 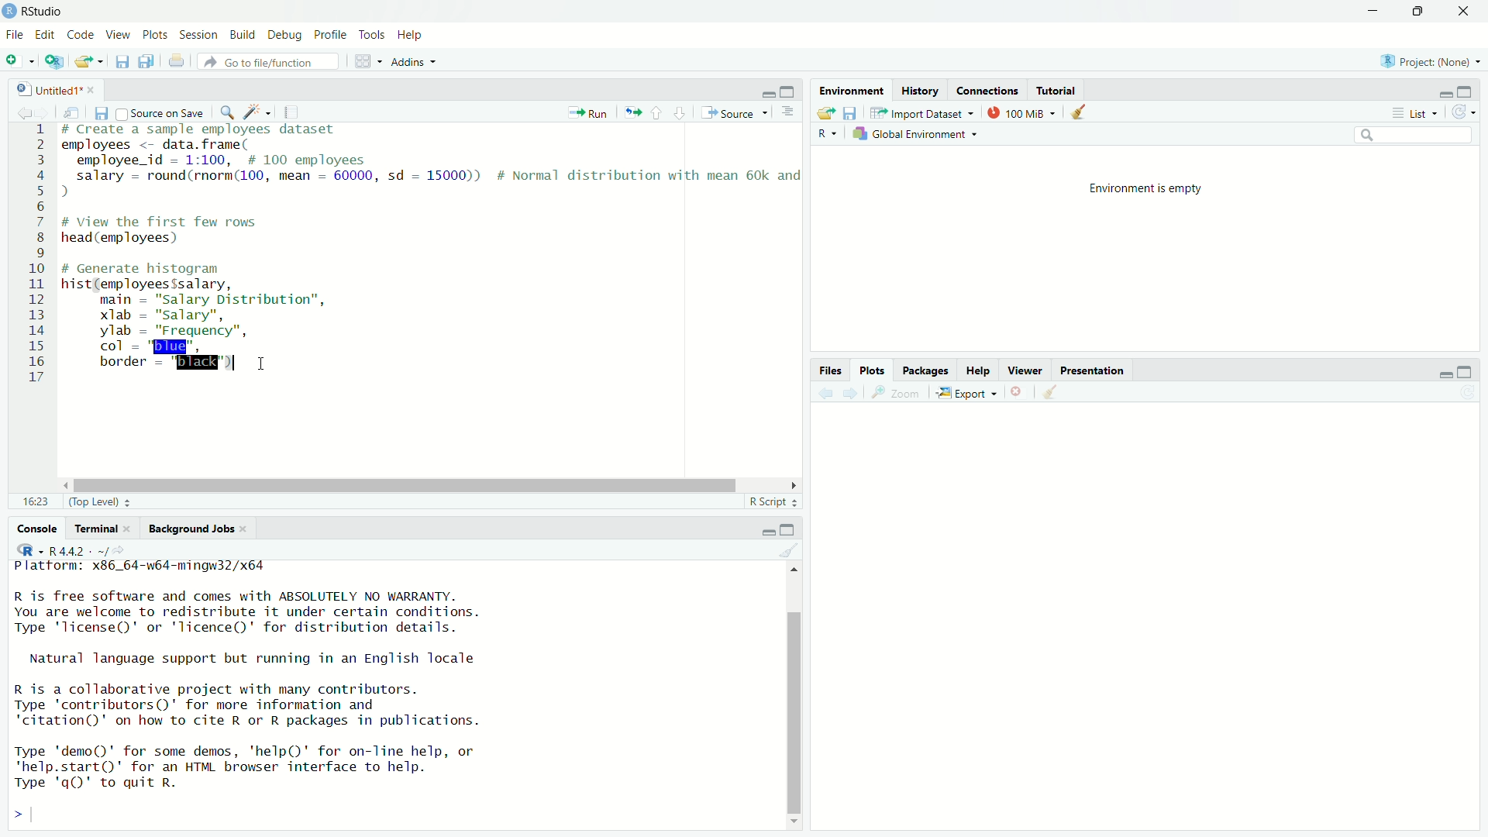 I want to click on Build, so click(x=244, y=35).